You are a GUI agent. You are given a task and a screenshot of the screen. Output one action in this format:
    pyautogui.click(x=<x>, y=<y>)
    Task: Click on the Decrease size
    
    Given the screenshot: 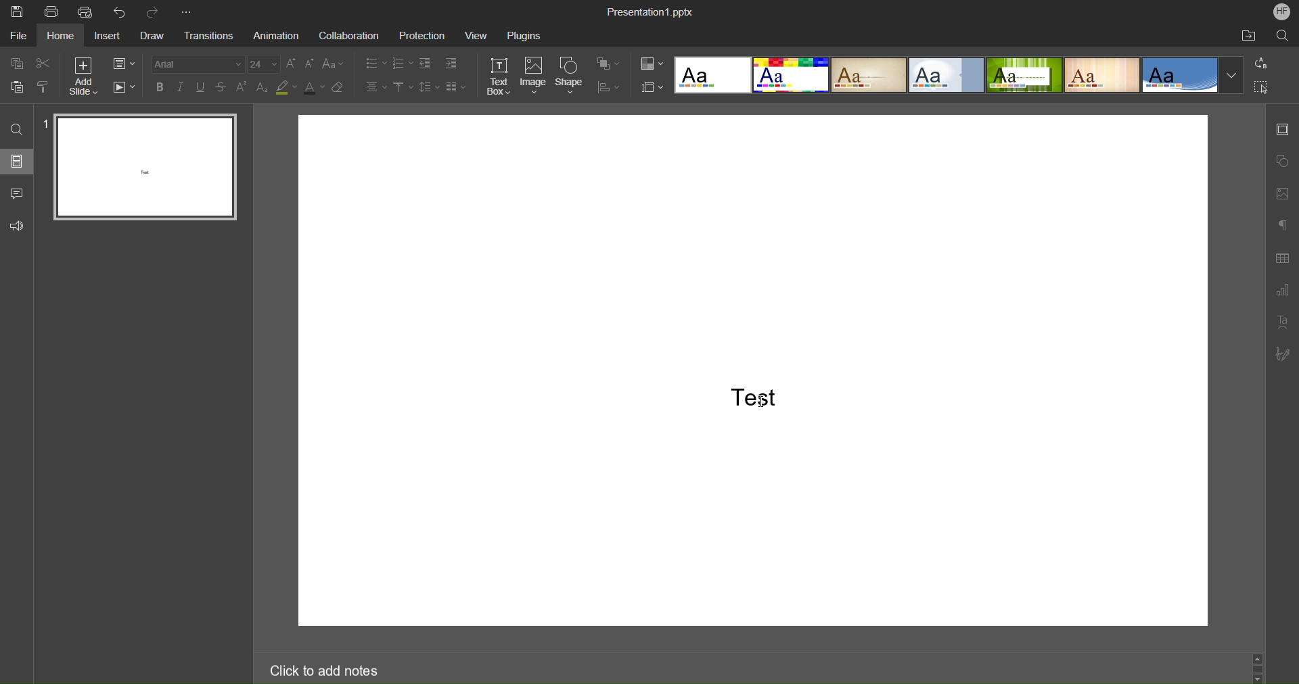 What is the action you would take?
    pyautogui.click(x=311, y=64)
    